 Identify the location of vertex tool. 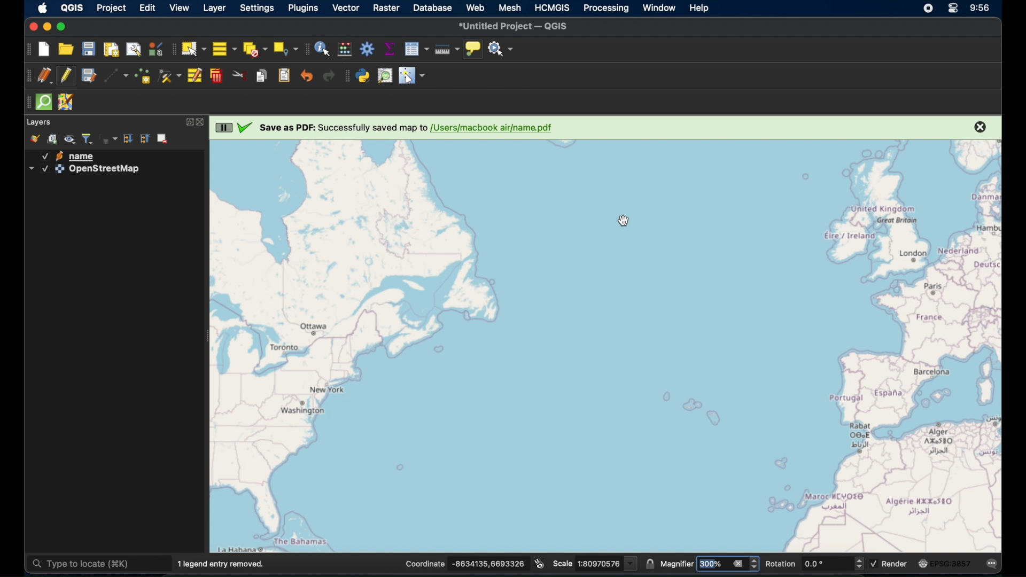
(170, 77).